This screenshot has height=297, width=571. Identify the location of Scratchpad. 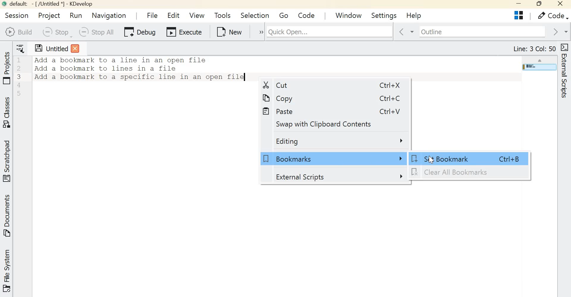
(8, 161).